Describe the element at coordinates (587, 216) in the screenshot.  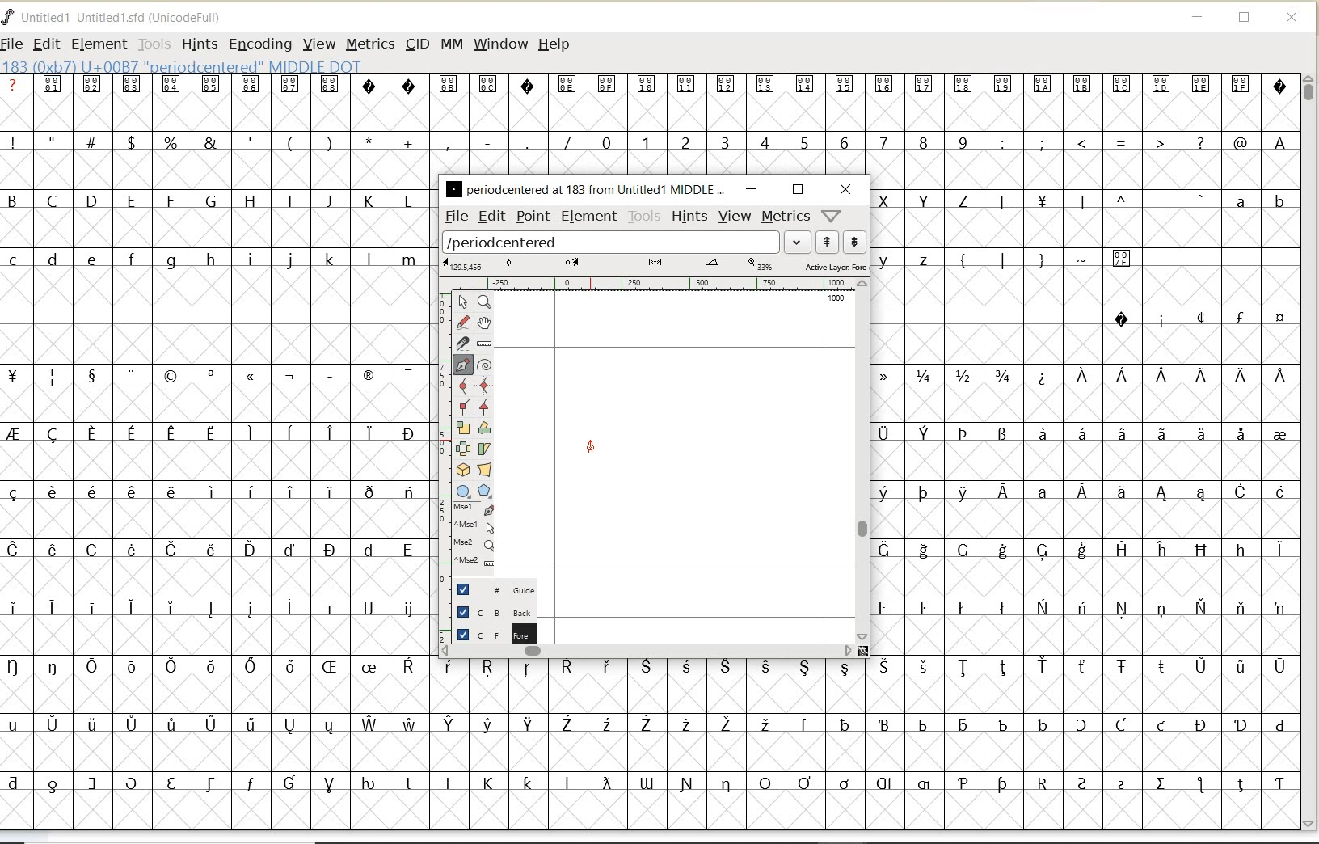
I see `element` at that location.